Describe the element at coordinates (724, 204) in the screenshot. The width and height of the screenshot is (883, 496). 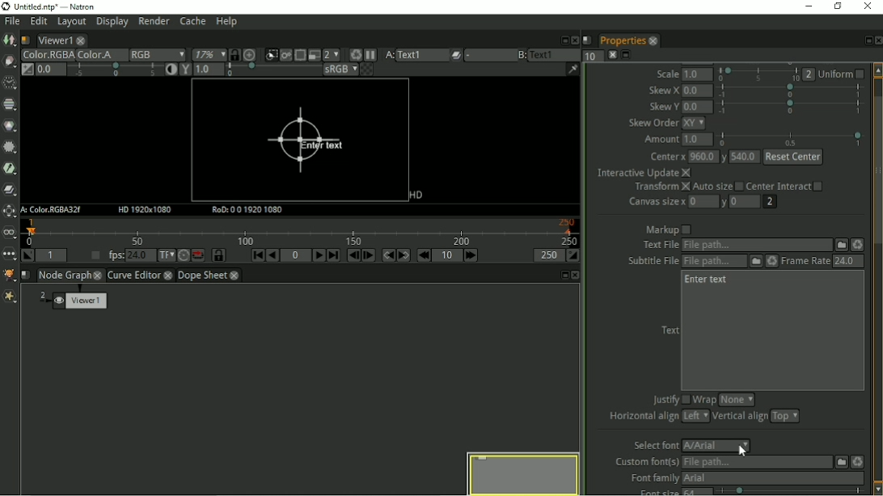
I see `y` at that location.